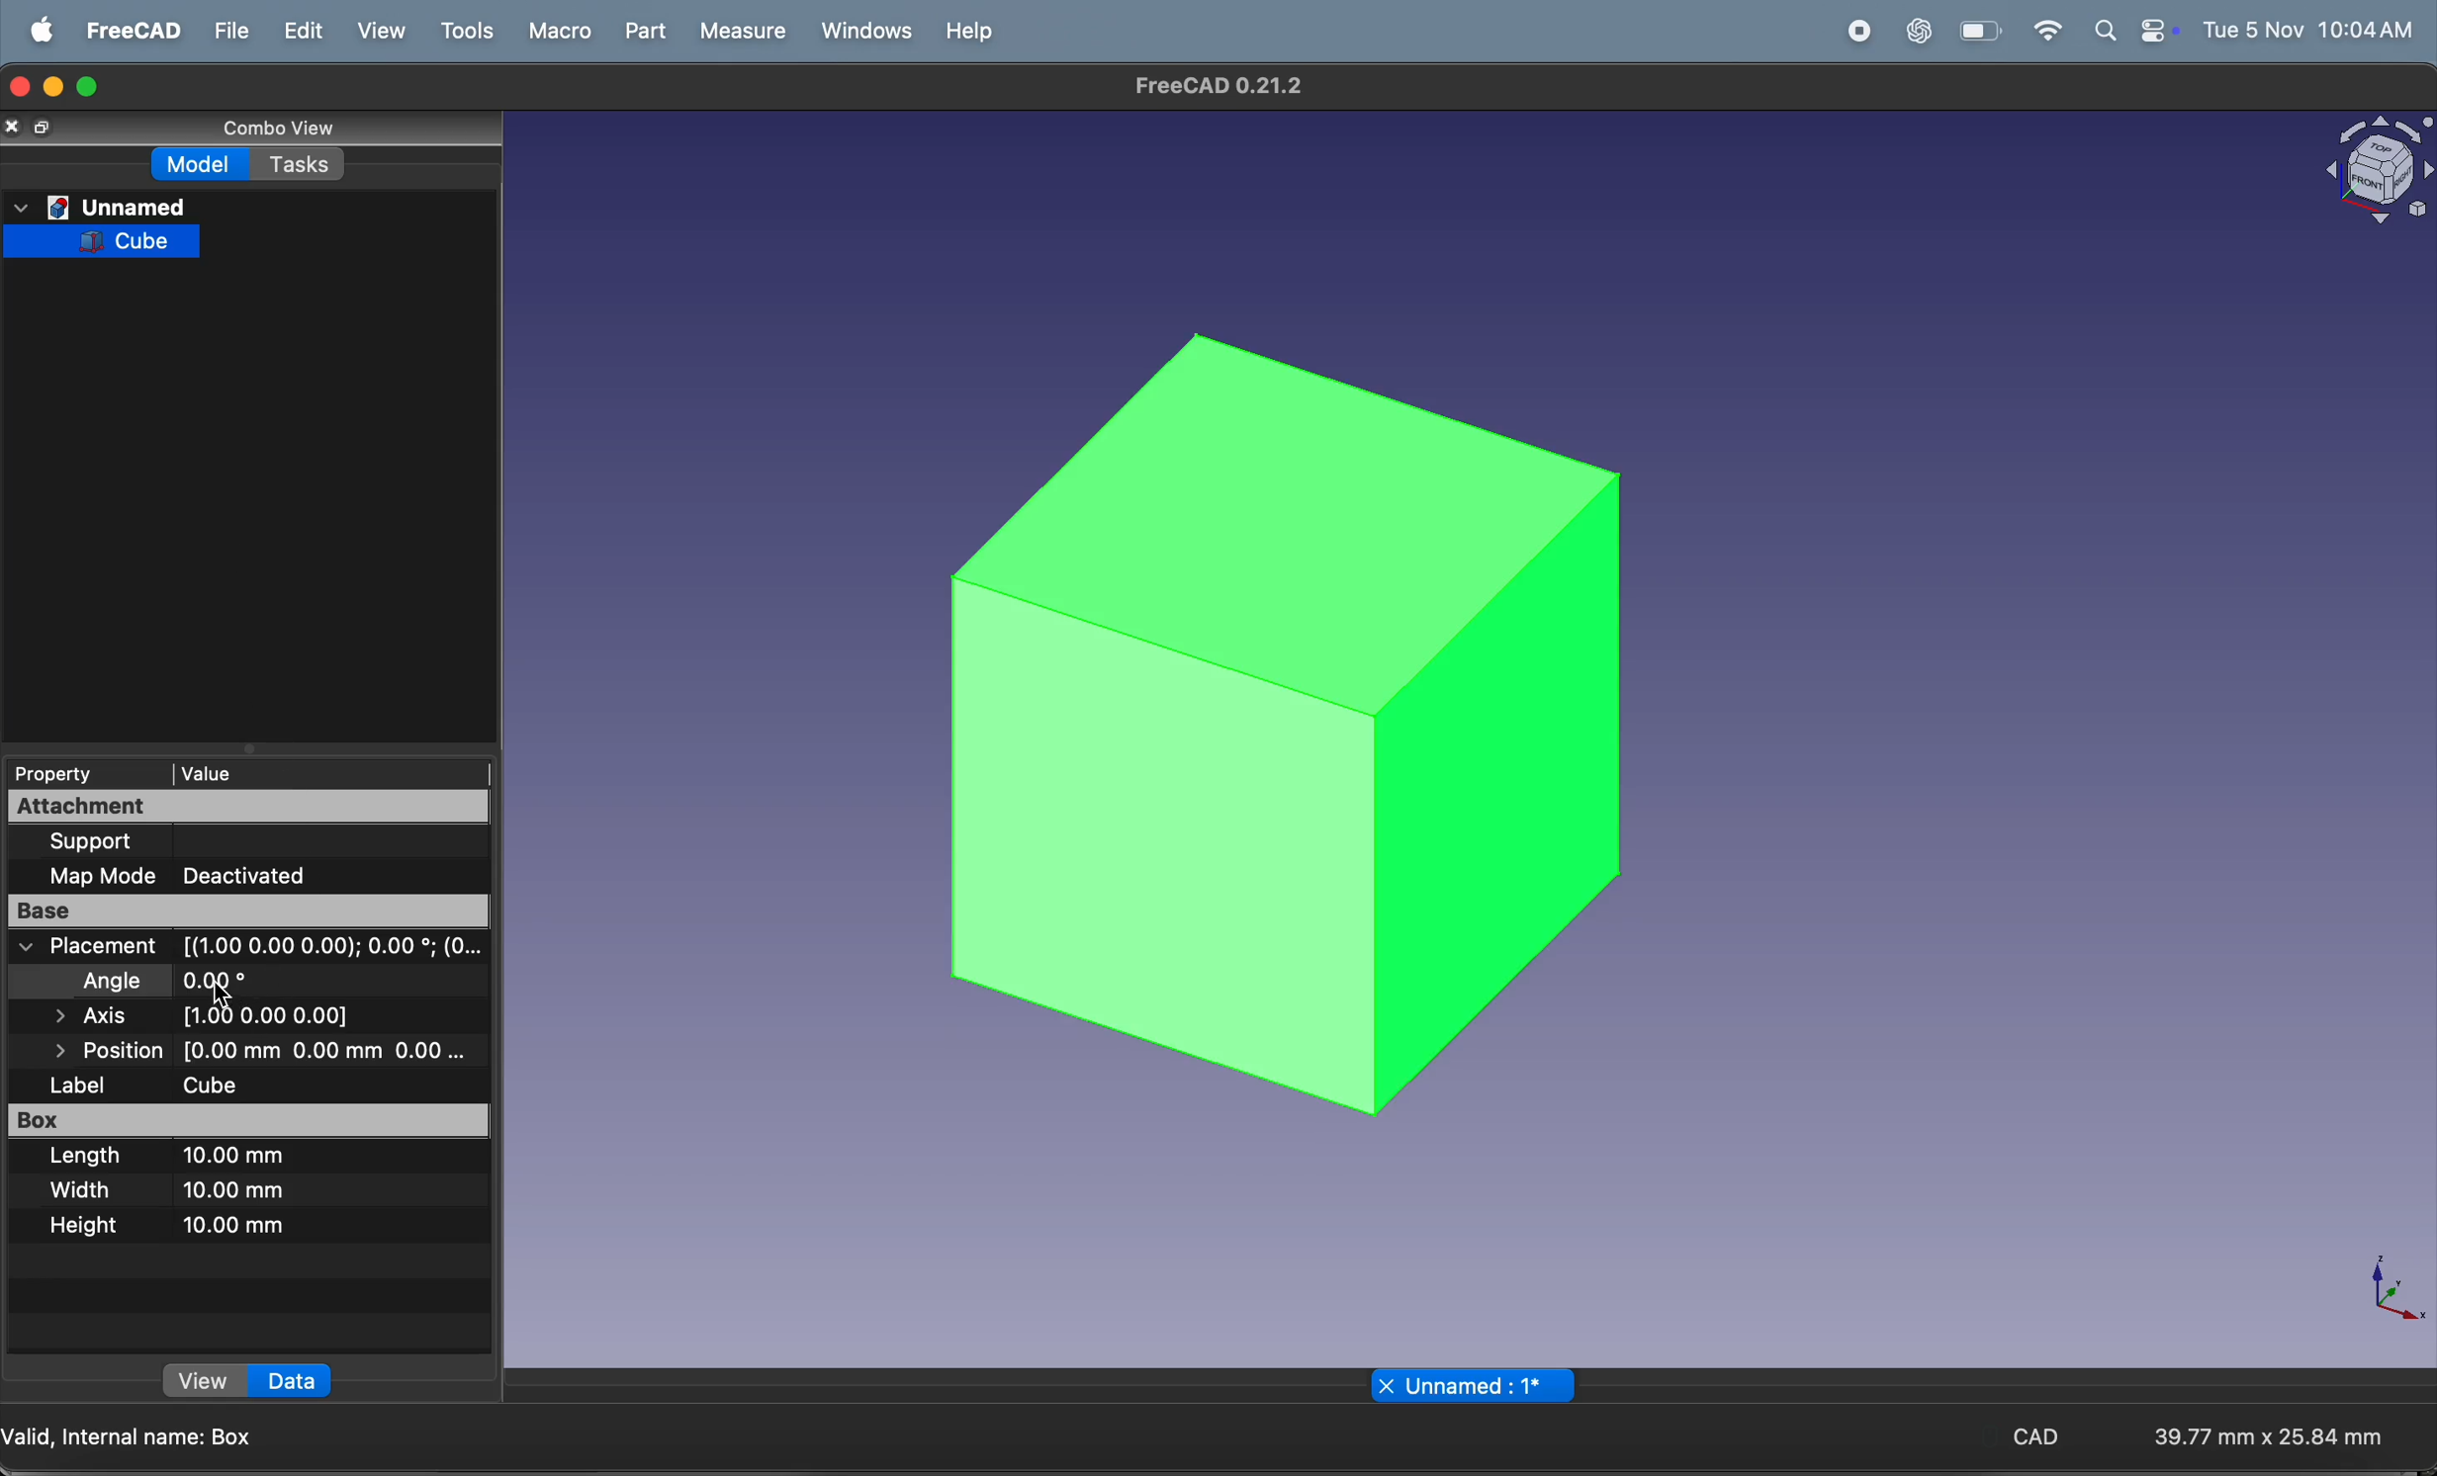 This screenshot has height=1476, width=2437. Describe the element at coordinates (99, 208) in the screenshot. I see `Unnamed` at that location.